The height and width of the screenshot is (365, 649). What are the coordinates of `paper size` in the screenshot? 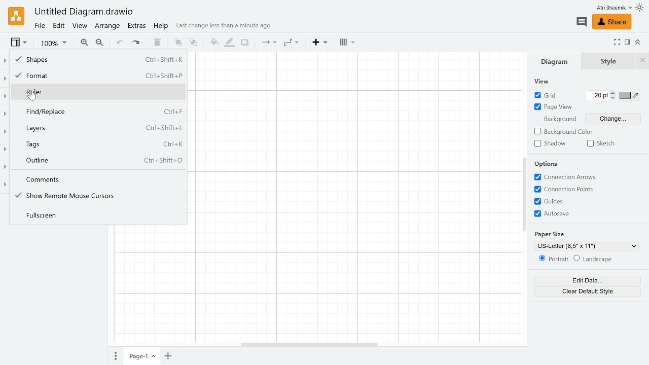 It's located at (561, 232).